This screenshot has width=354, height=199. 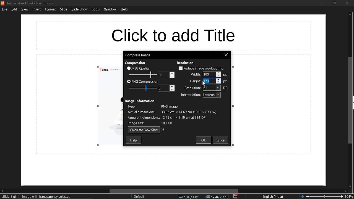 What do you see at coordinates (335, 3) in the screenshot?
I see `restore down` at bounding box center [335, 3].